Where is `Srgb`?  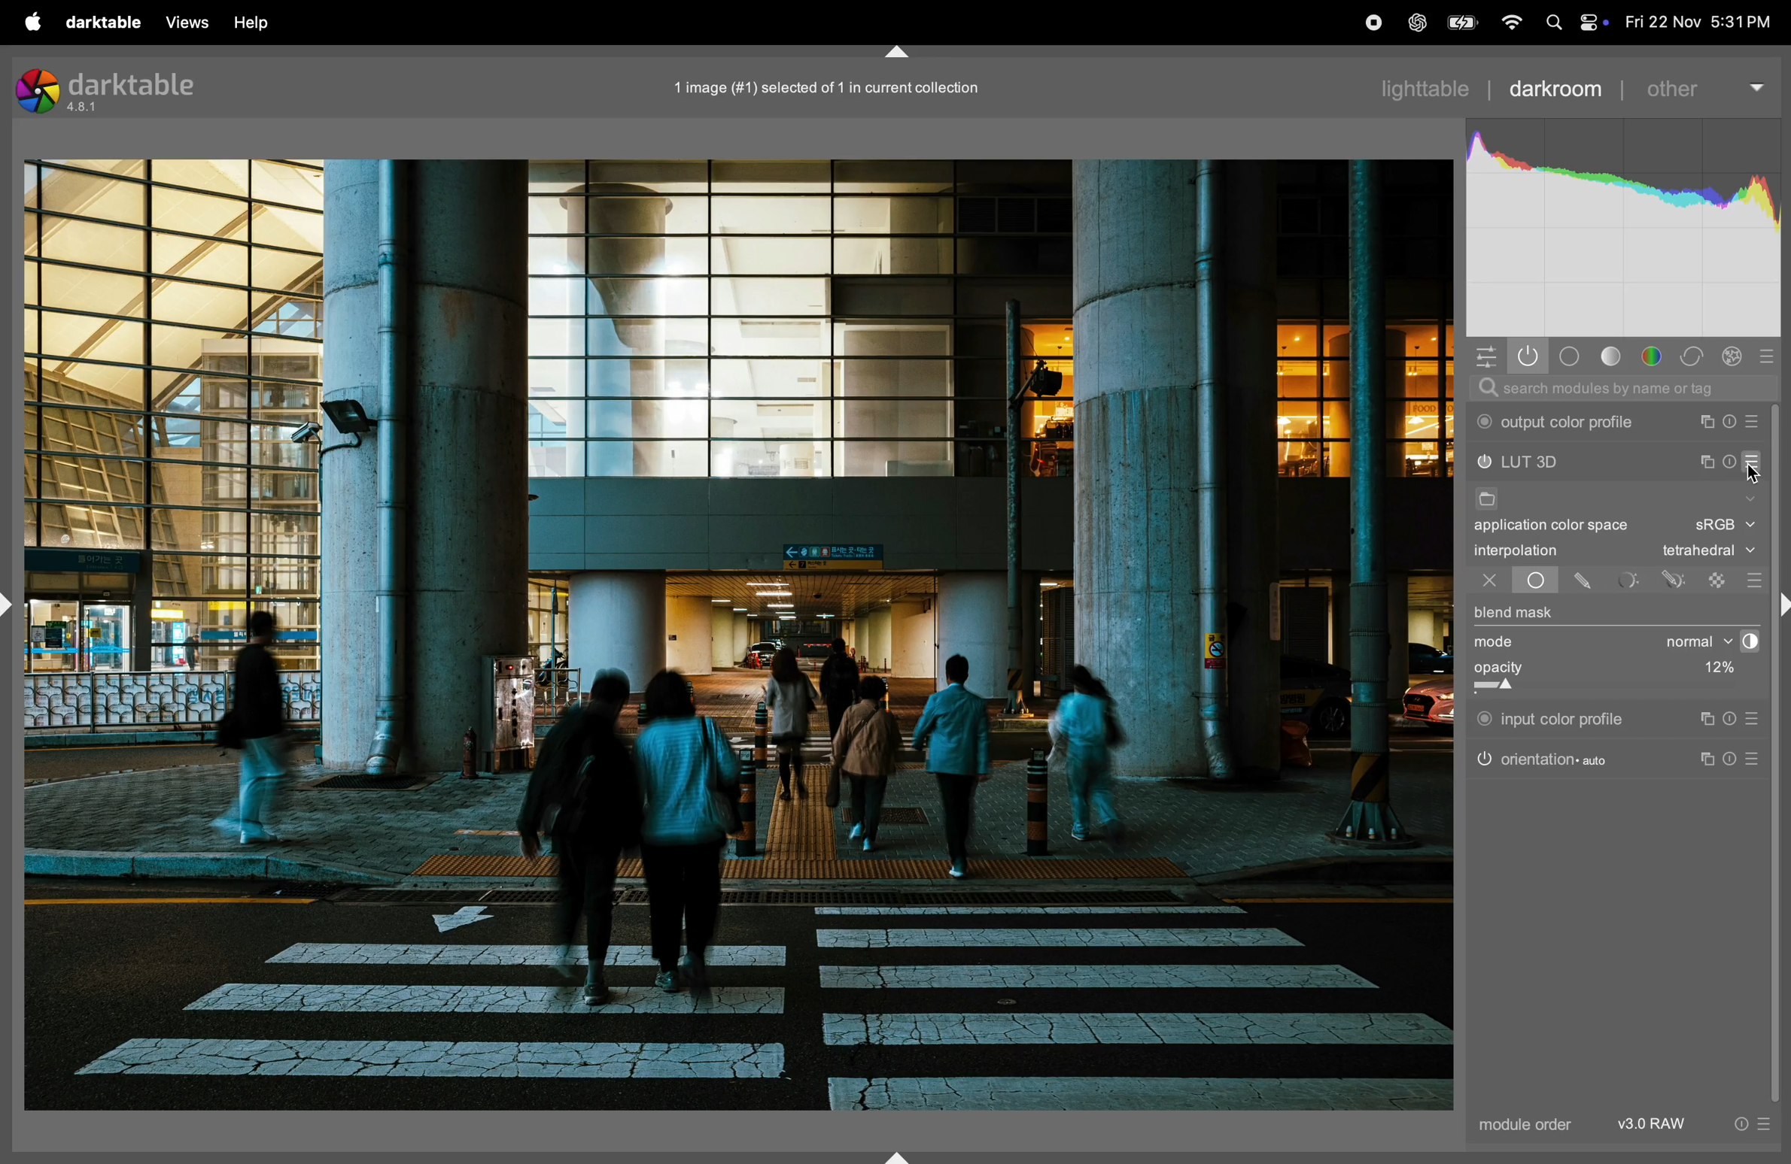
Srgb is located at coordinates (1724, 526).